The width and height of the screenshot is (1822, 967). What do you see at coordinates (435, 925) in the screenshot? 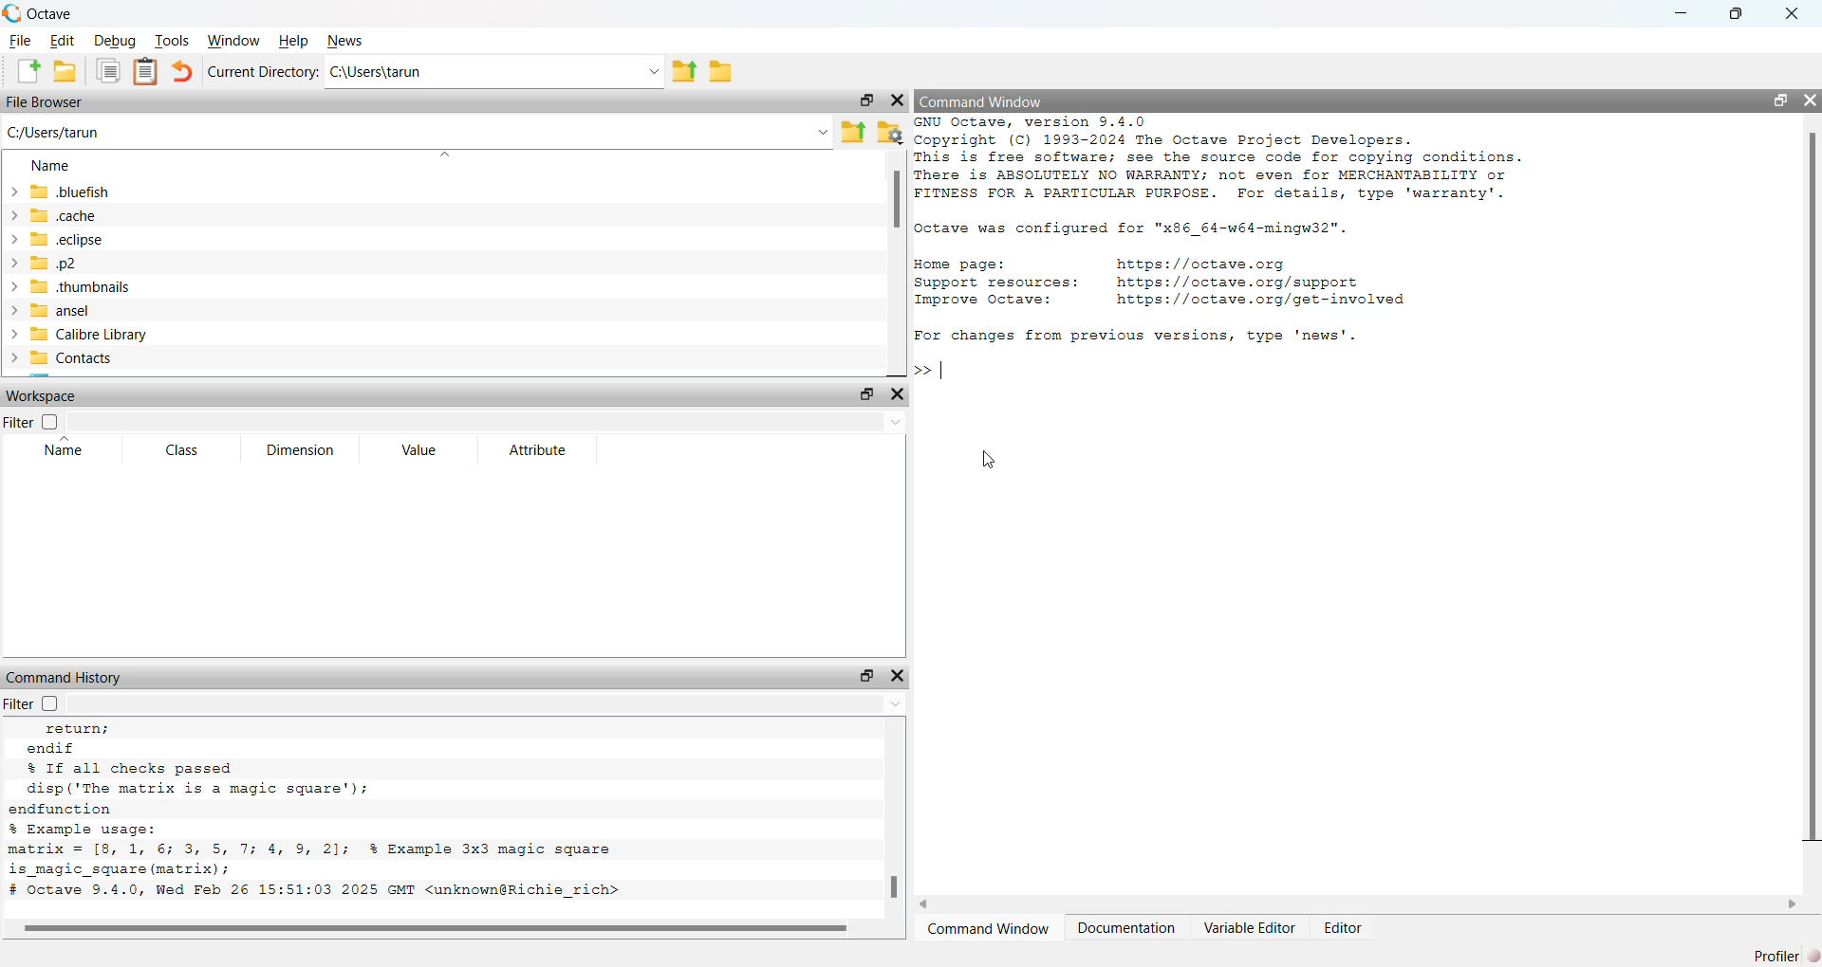
I see `scroll bar` at bounding box center [435, 925].